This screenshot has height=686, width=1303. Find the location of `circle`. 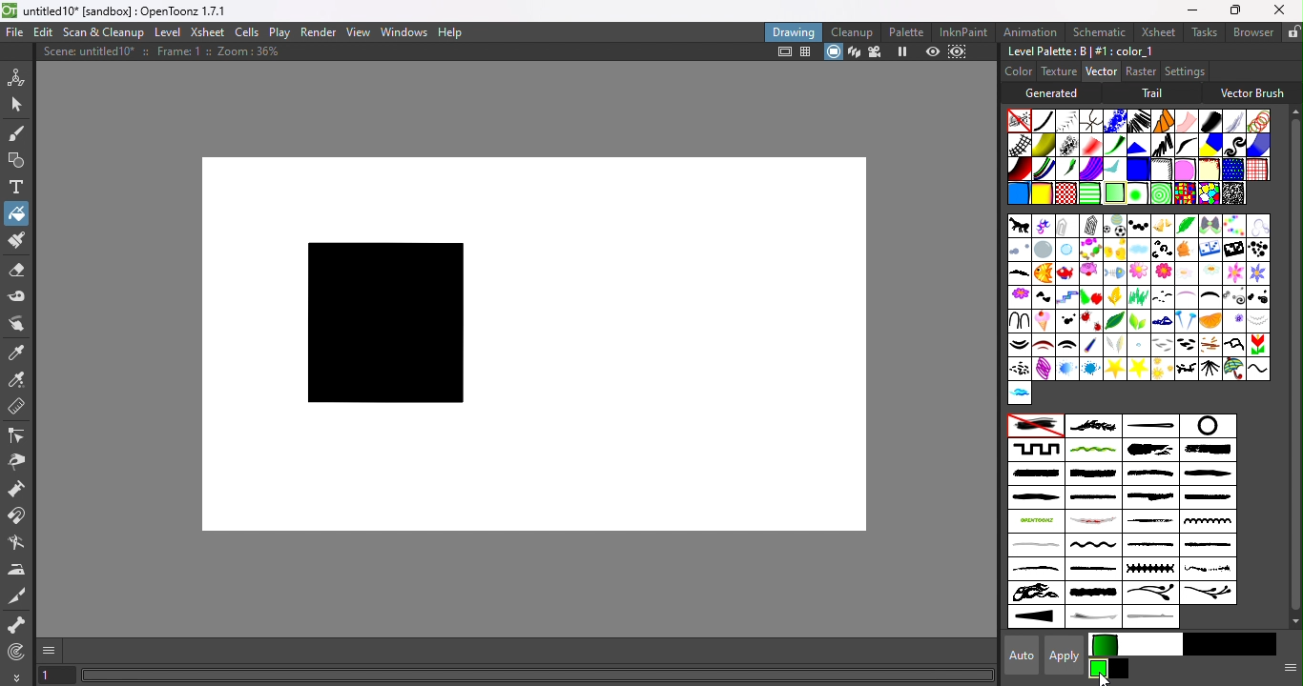

circle is located at coordinates (1206, 426).